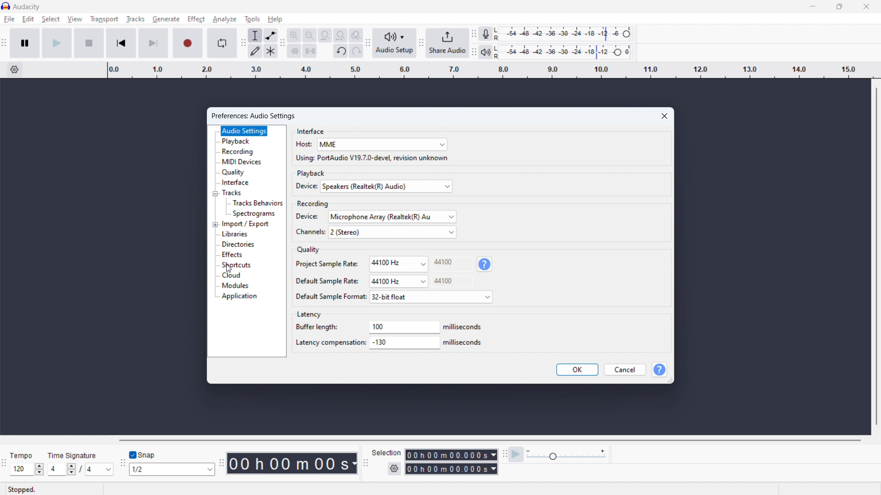 The height and width of the screenshot is (495, 881). Describe the element at coordinates (307, 216) in the screenshot. I see `Indicate device options` at that location.